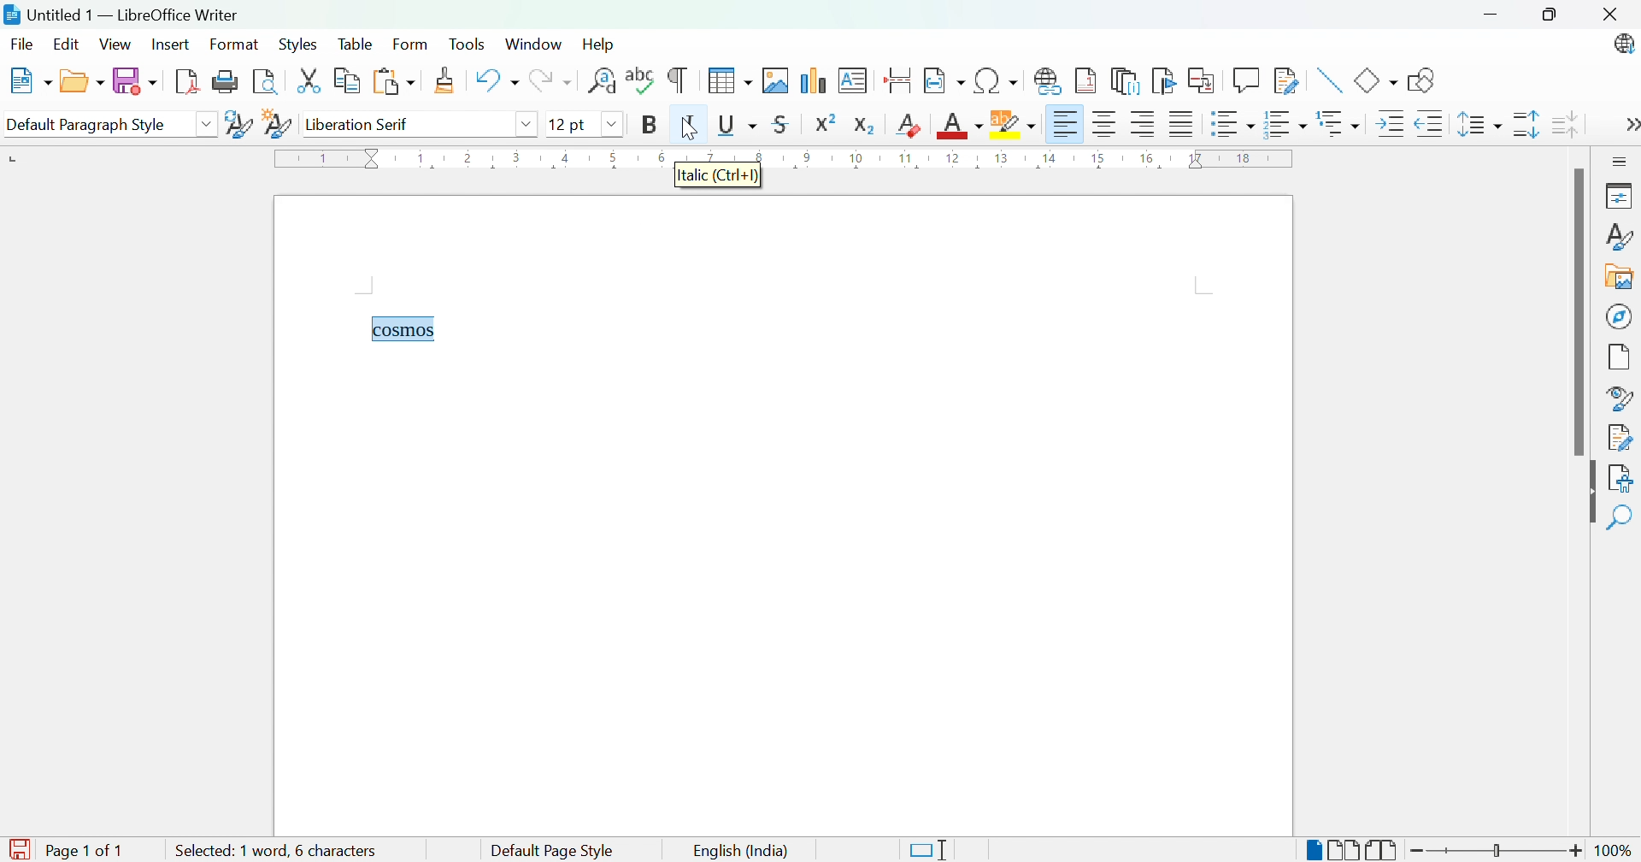 The image size is (1641, 862). What do you see at coordinates (1431, 125) in the screenshot?
I see `Decrease indent` at bounding box center [1431, 125].